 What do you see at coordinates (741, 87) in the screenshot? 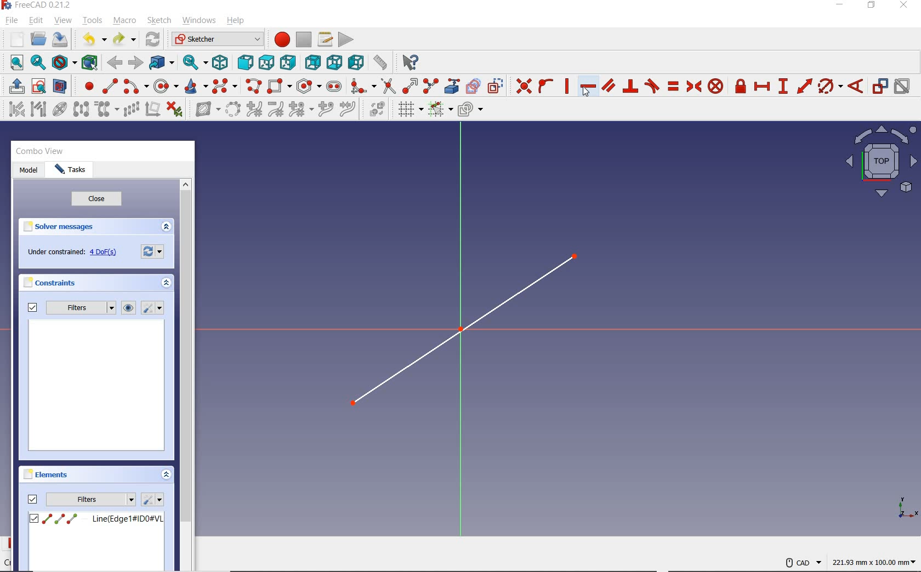
I see `CONSTRAIN LOCK` at bounding box center [741, 87].